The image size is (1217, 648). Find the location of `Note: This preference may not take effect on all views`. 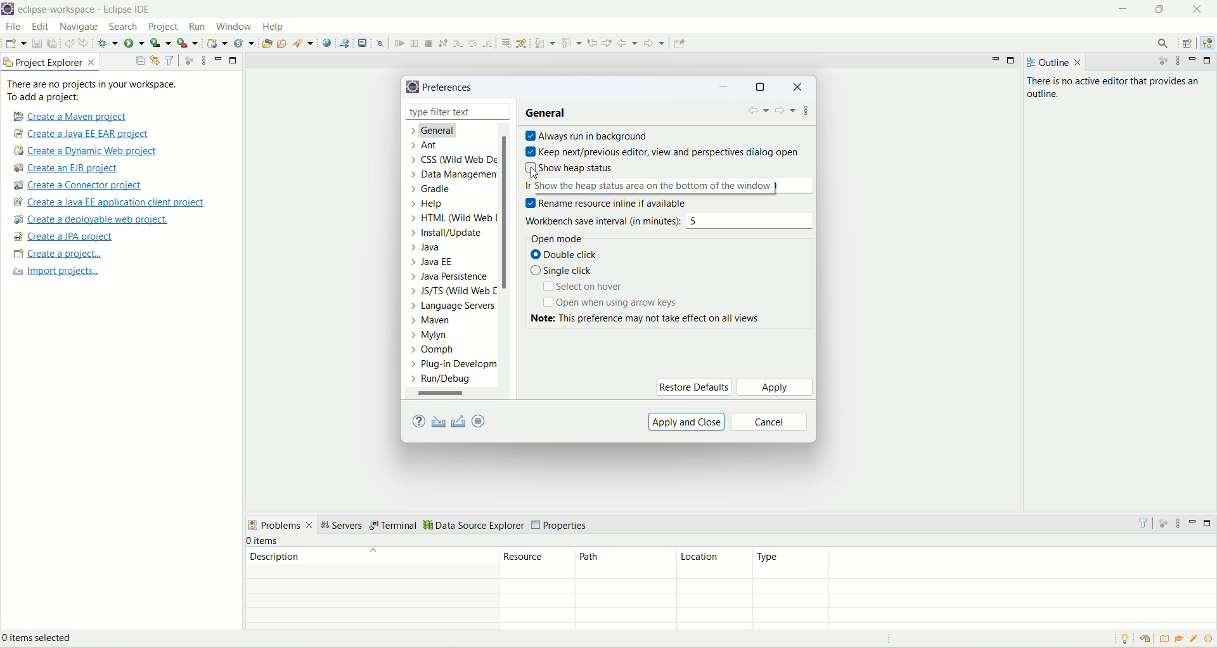

Note: This preference may not take effect on all views is located at coordinates (660, 318).